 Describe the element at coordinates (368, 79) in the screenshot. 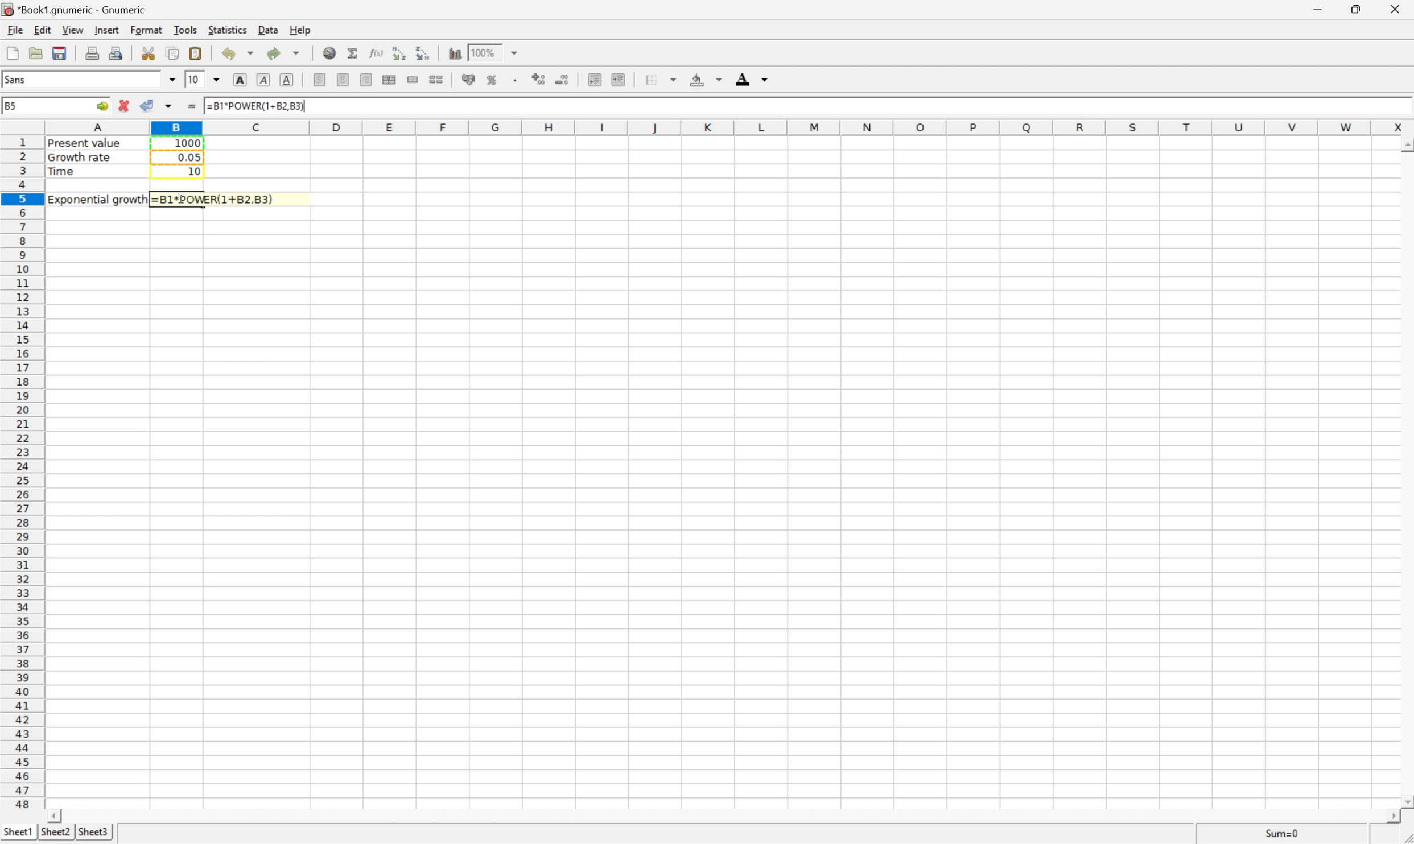

I see `Align Right` at that location.